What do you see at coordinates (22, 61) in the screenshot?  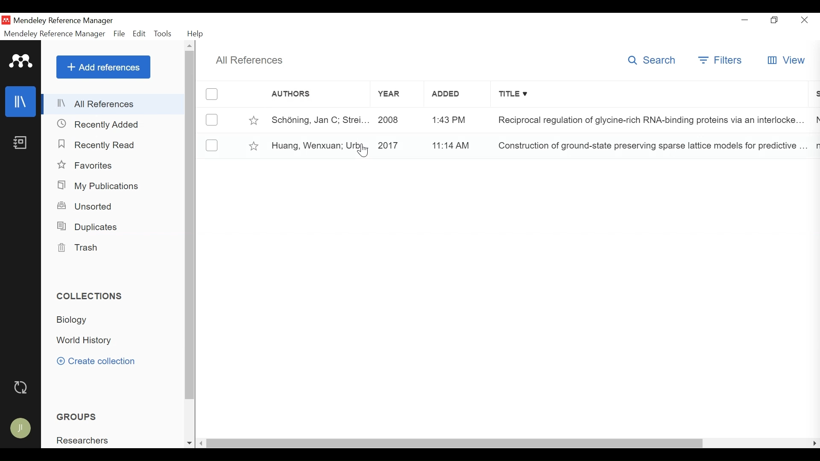 I see `Mendeley logo` at bounding box center [22, 61].